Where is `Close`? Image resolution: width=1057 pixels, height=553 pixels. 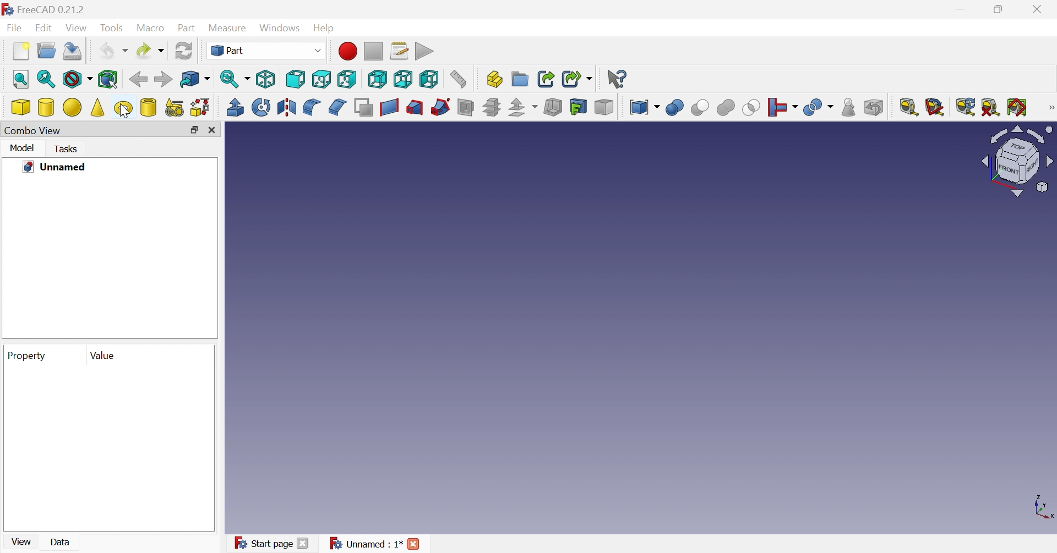 Close is located at coordinates (415, 544).